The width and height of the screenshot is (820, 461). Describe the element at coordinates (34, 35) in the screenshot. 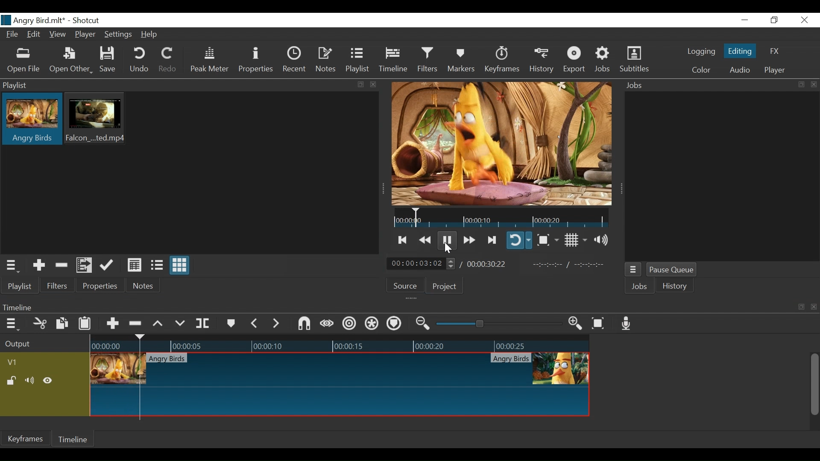

I see `Edit` at that location.